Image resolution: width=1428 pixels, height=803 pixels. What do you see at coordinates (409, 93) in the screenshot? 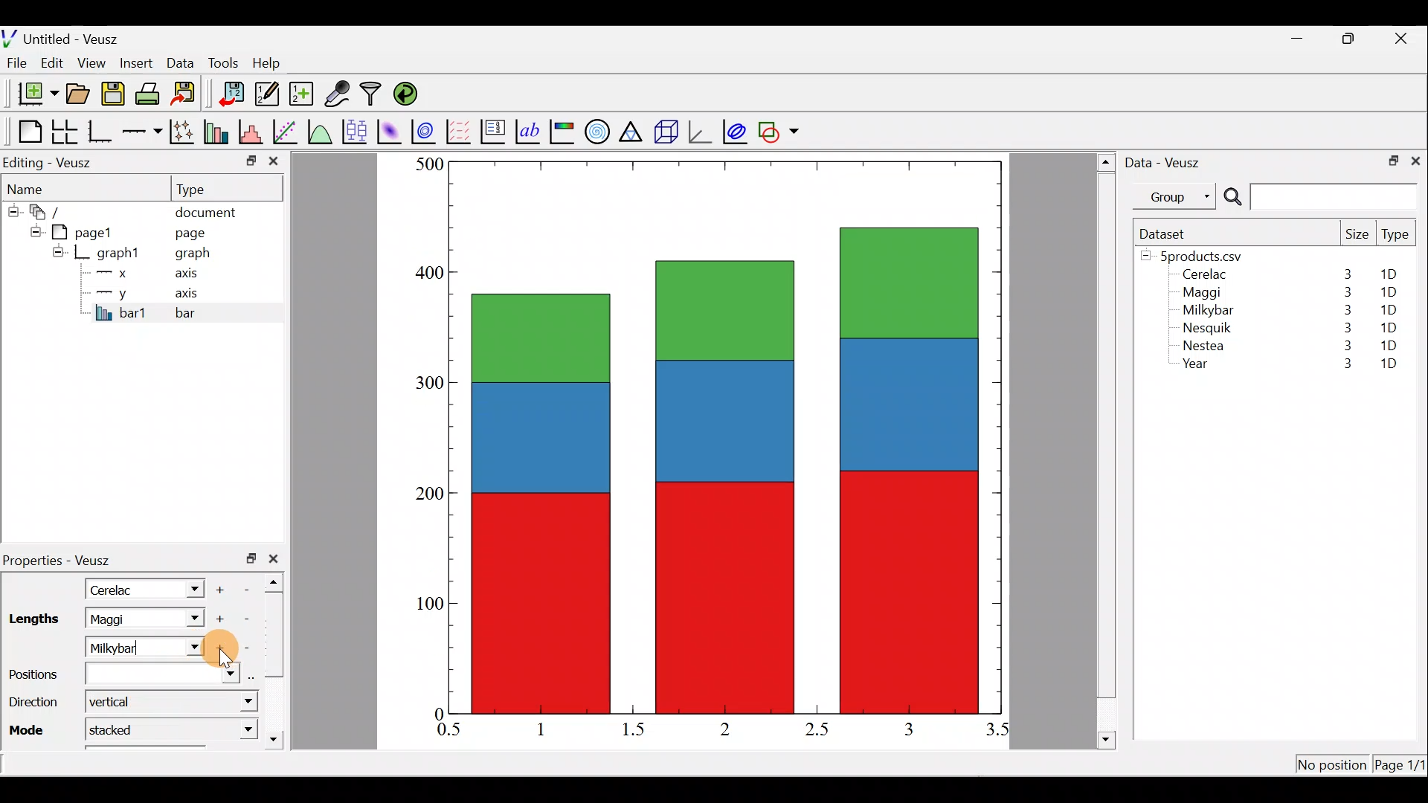
I see `Reload linked datasets` at bounding box center [409, 93].